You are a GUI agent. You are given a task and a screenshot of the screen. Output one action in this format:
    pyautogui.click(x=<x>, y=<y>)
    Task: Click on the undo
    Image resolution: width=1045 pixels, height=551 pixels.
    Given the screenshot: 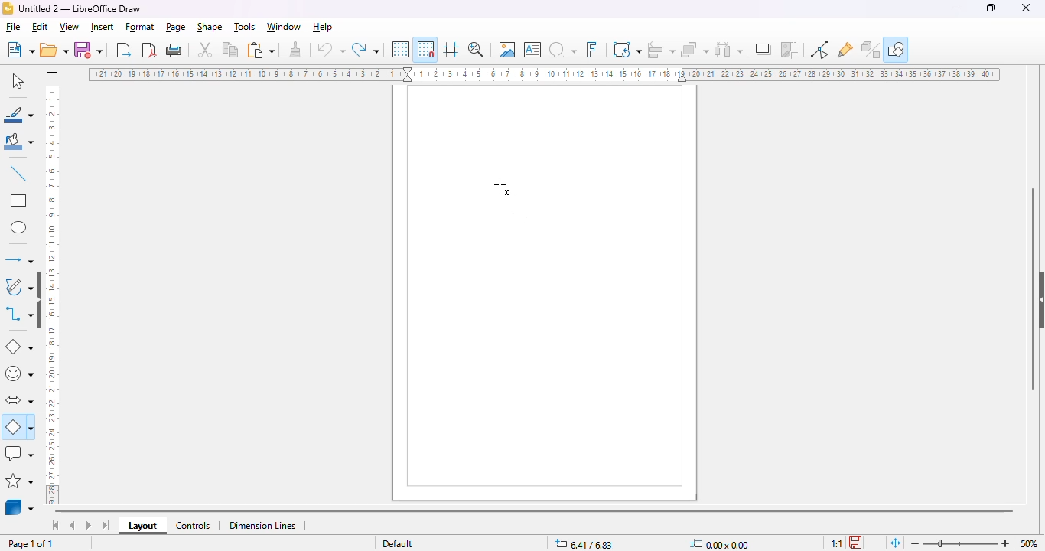 What is the action you would take?
    pyautogui.click(x=330, y=50)
    